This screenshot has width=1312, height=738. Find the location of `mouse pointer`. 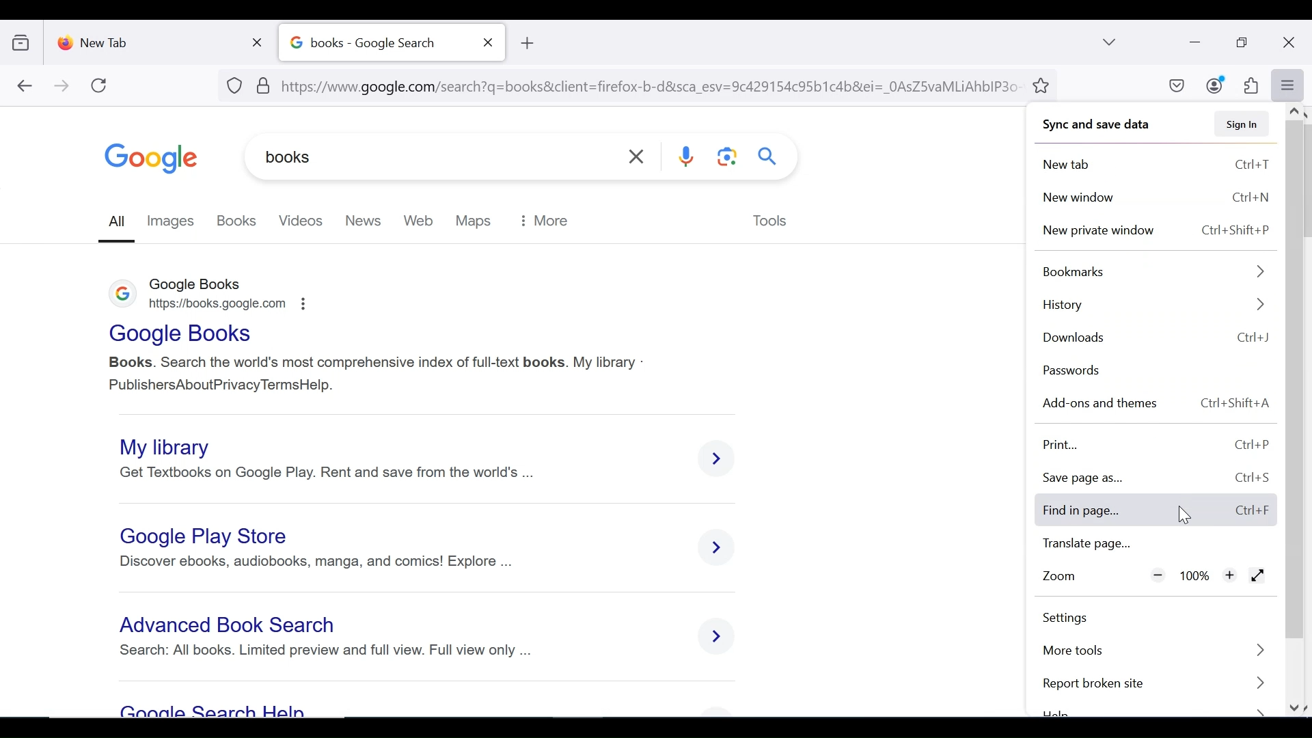

mouse pointer is located at coordinates (1181, 512).